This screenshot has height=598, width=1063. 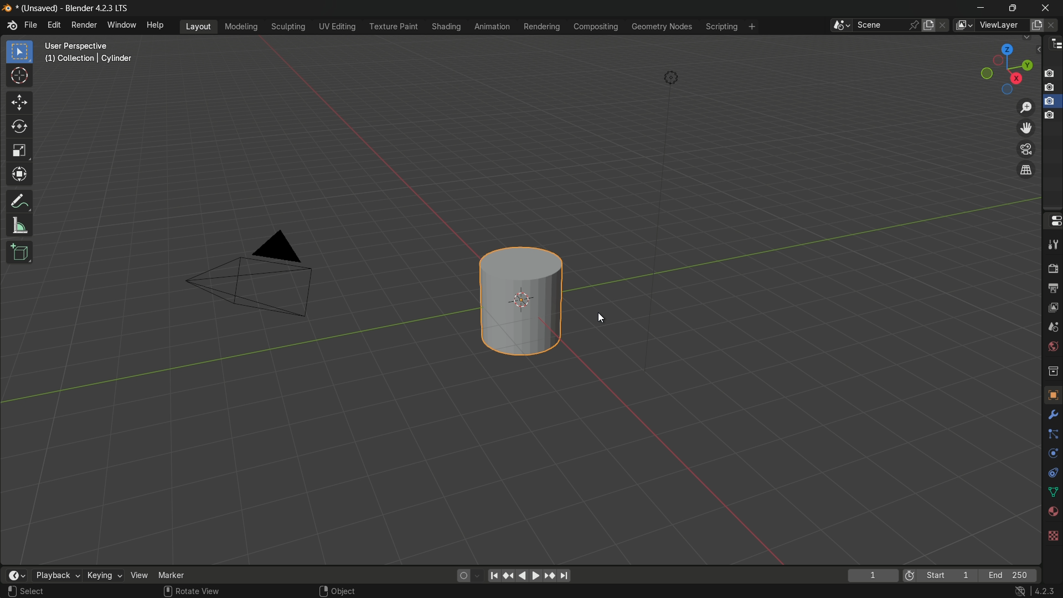 What do you see at coordinates (1052, 347) in the screenshot?
I see `world` at bounding box center [1052, 347].